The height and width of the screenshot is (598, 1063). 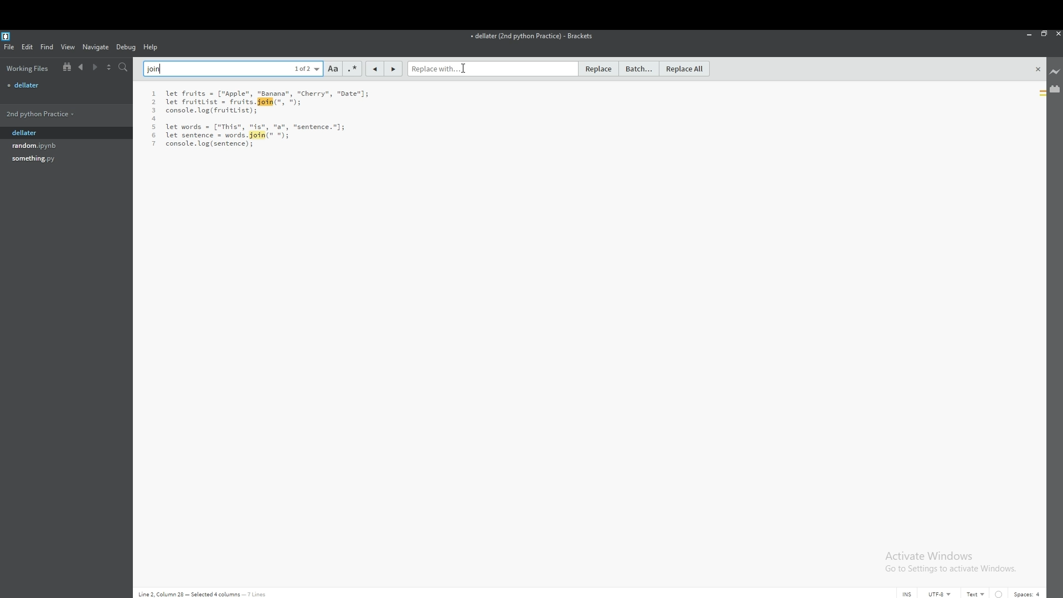 What do you see at coordinates (1038, 69) in the screenshot?
I see `close` at bounding box center [1038, 69].